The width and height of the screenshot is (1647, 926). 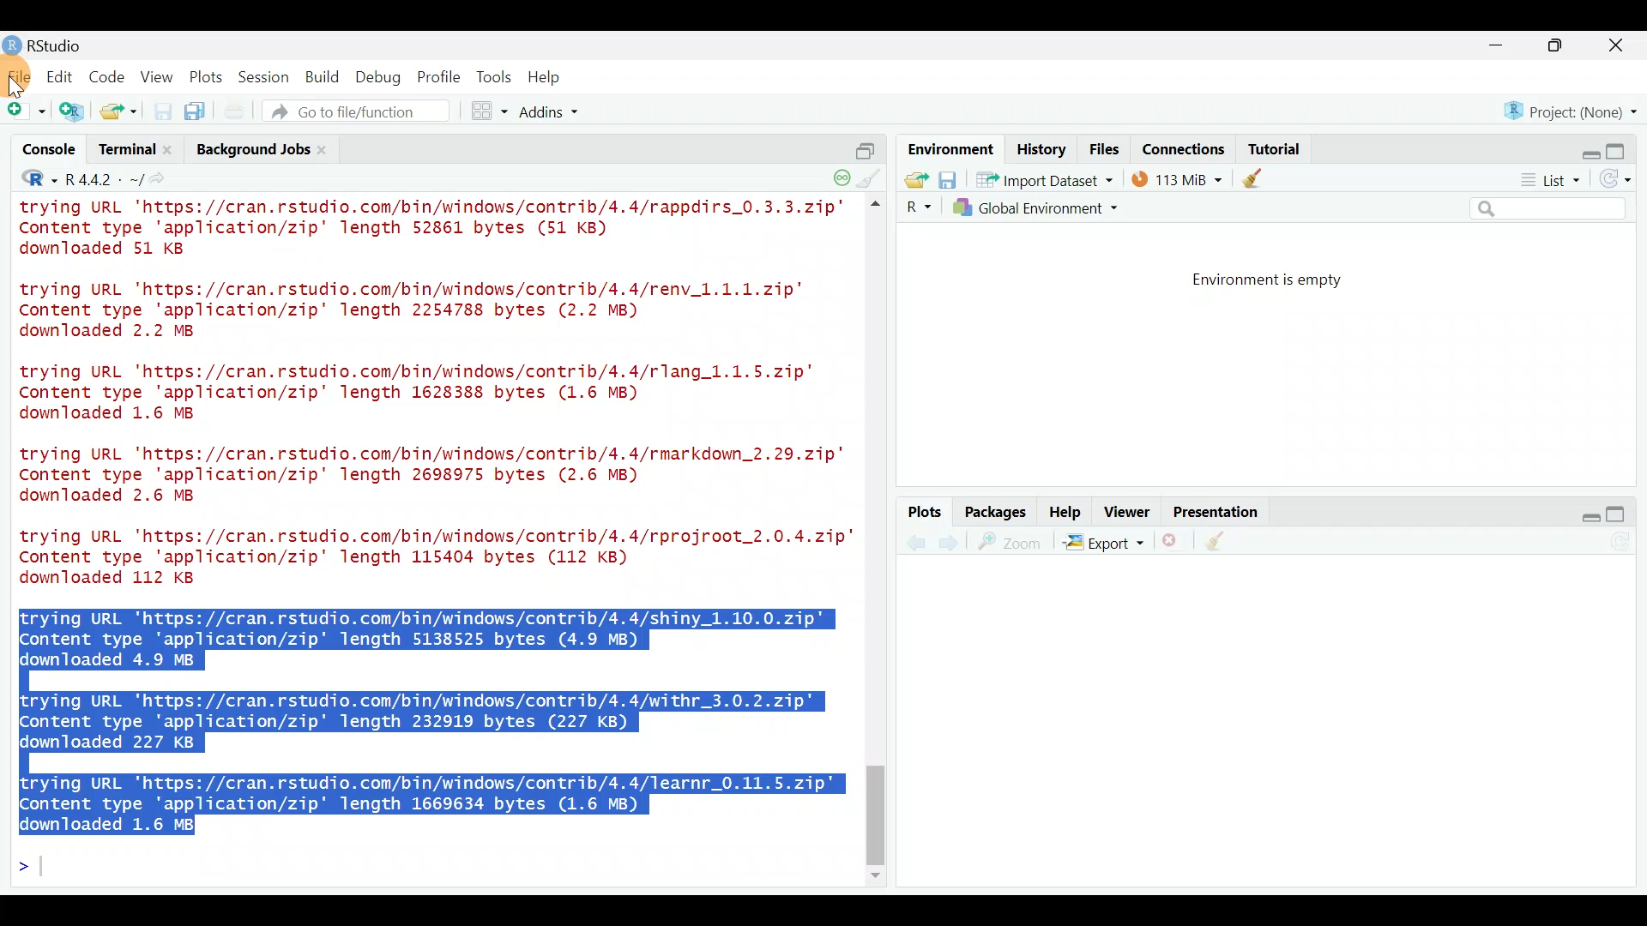 What do you see at coordinates (197, 112) in the screenshot?
I see `Save all open documents` at bounding box center [197, 112].